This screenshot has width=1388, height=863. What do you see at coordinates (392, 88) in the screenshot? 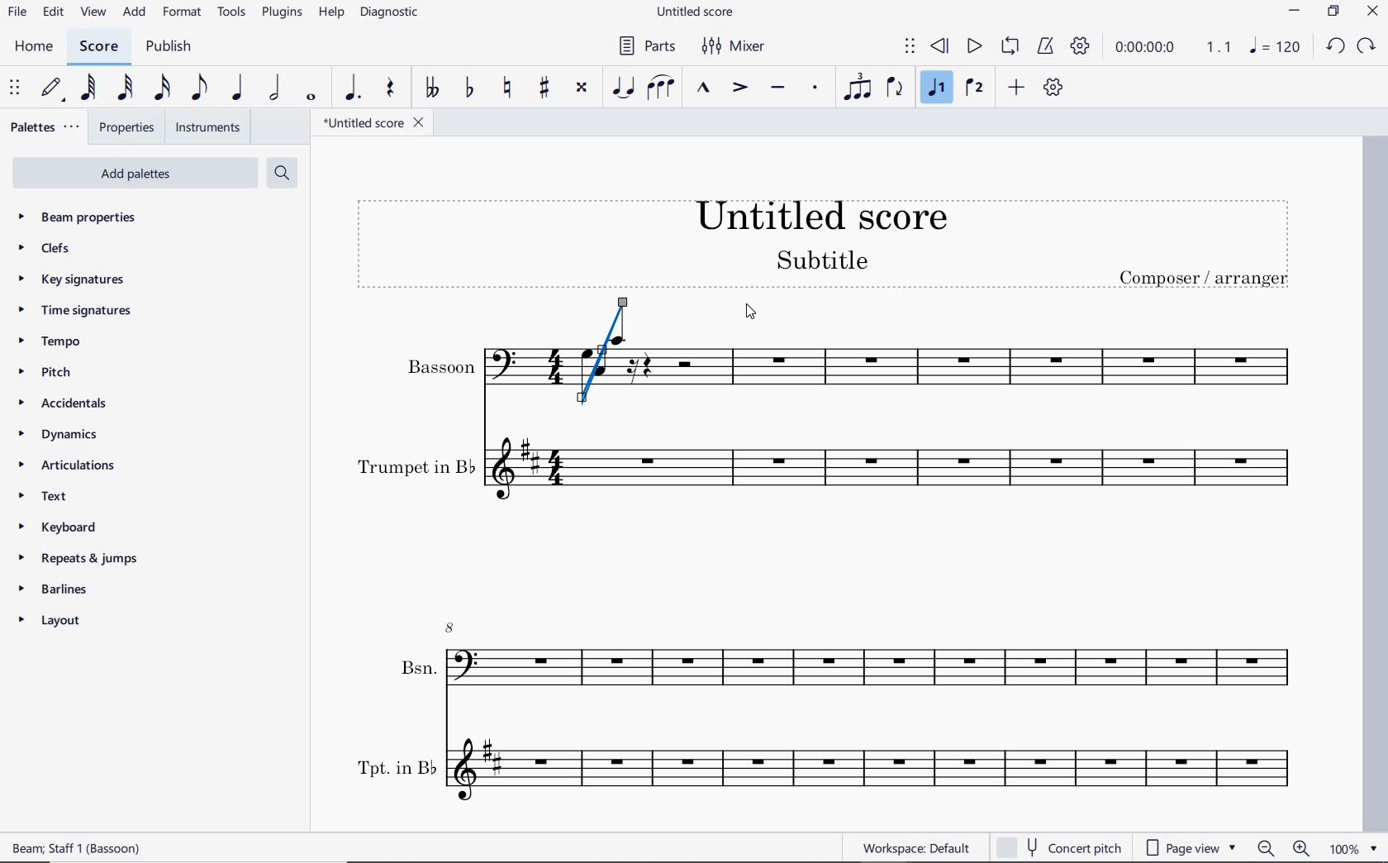
I see `rest` at bounding box center [392, 88].